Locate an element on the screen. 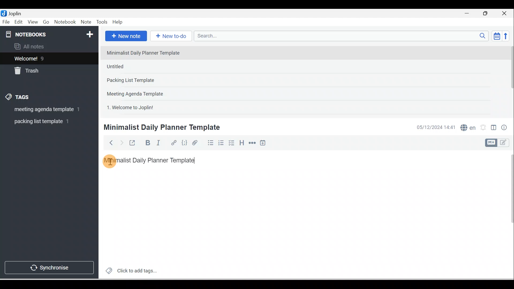 Image resolution: width=514 pixels, height=289 pixels. Note properties is located at coordinates (505, 128).